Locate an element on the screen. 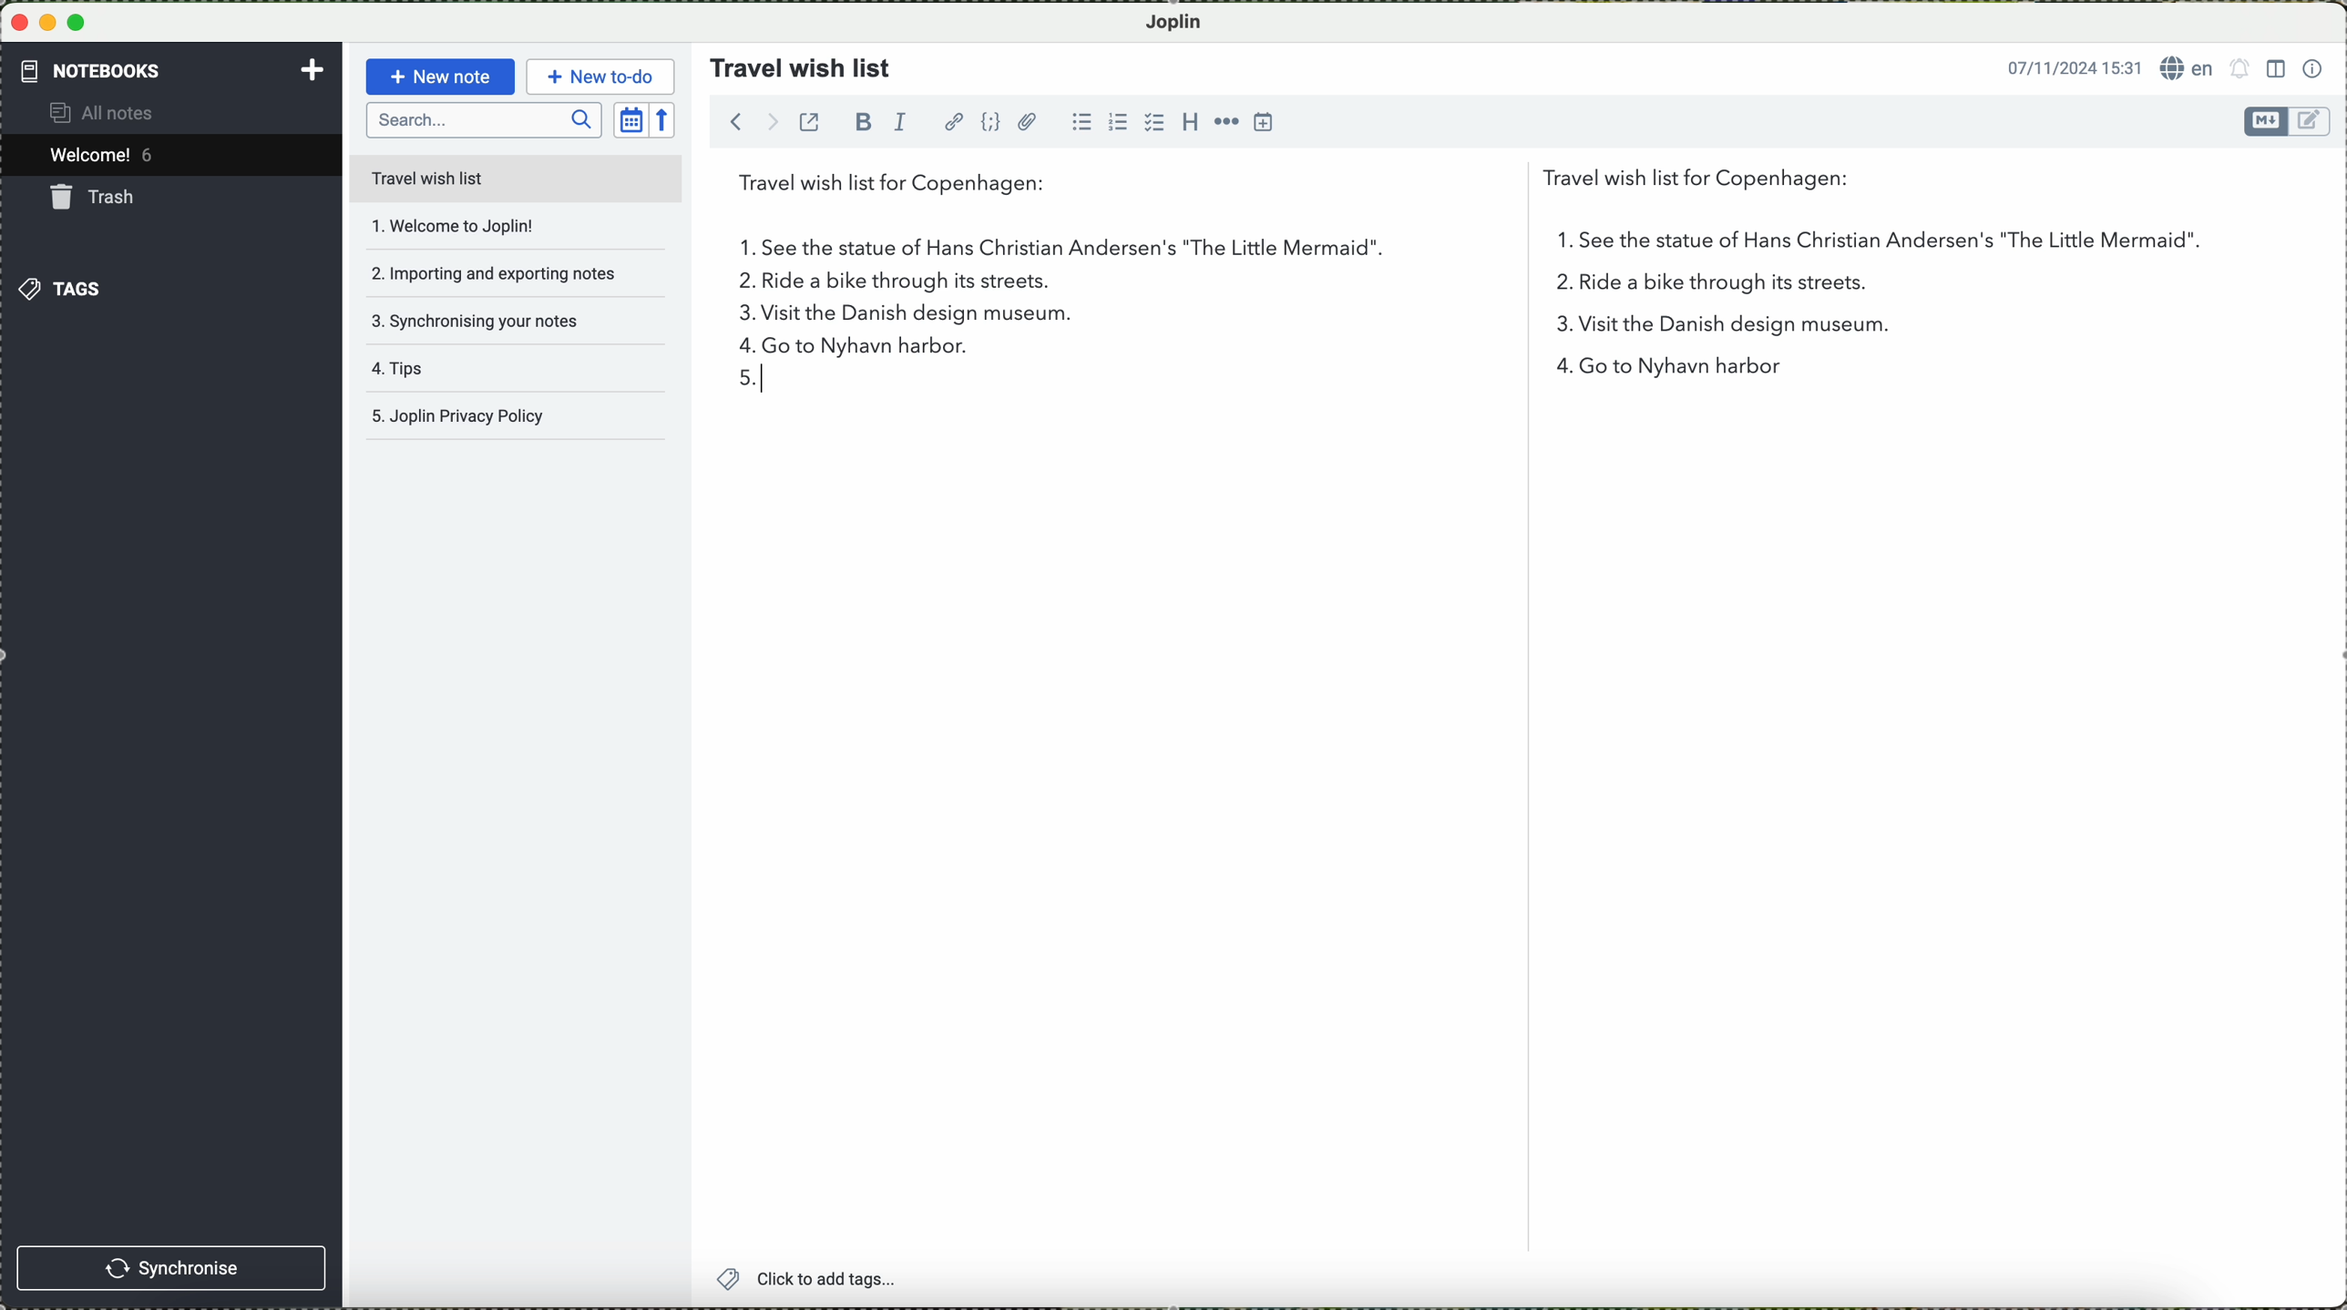 Image resolution: width=2347 pixels, height=1310 pixels. travel wish list is located at coordinates (794, 62).